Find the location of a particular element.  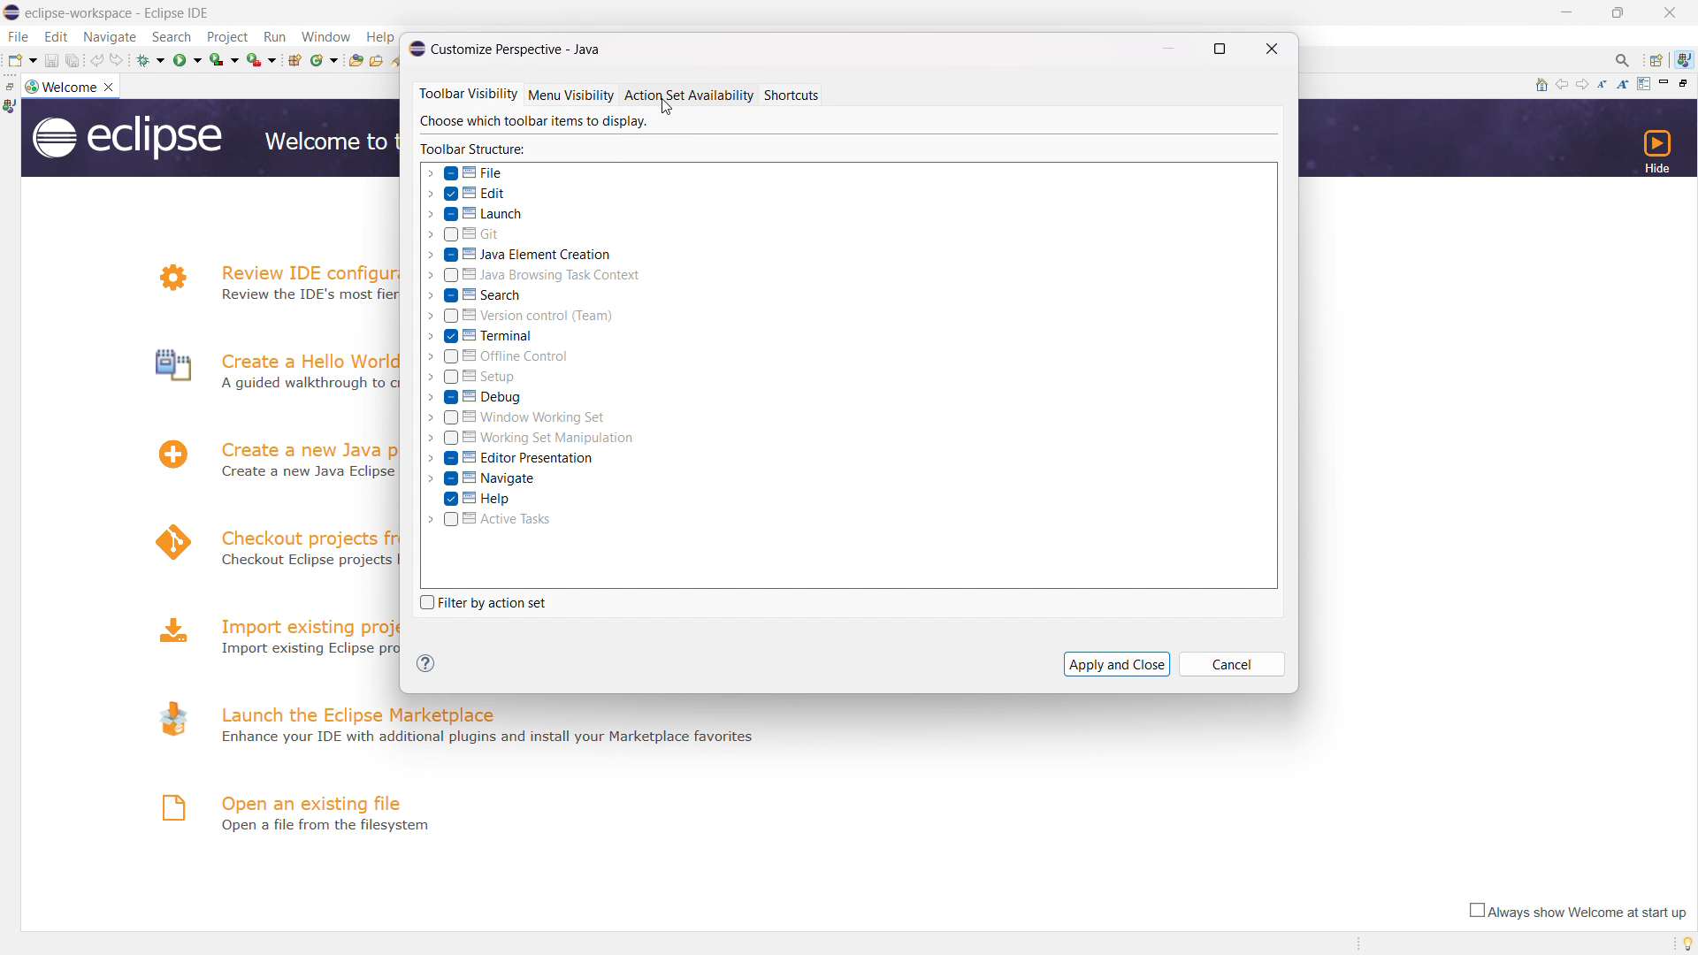

project is located at coordinates (228, 36).